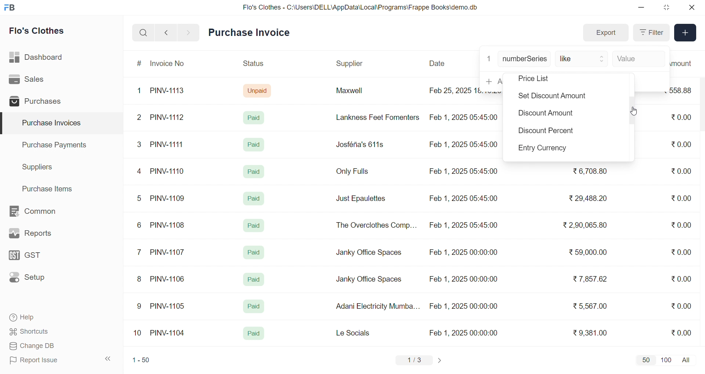 The width and height of the screenshot is (705, 374). What do you see at coordinates (591, 279) in the screenshot?
I see `₹ 7,857.62` at bounding box center [591, 279].